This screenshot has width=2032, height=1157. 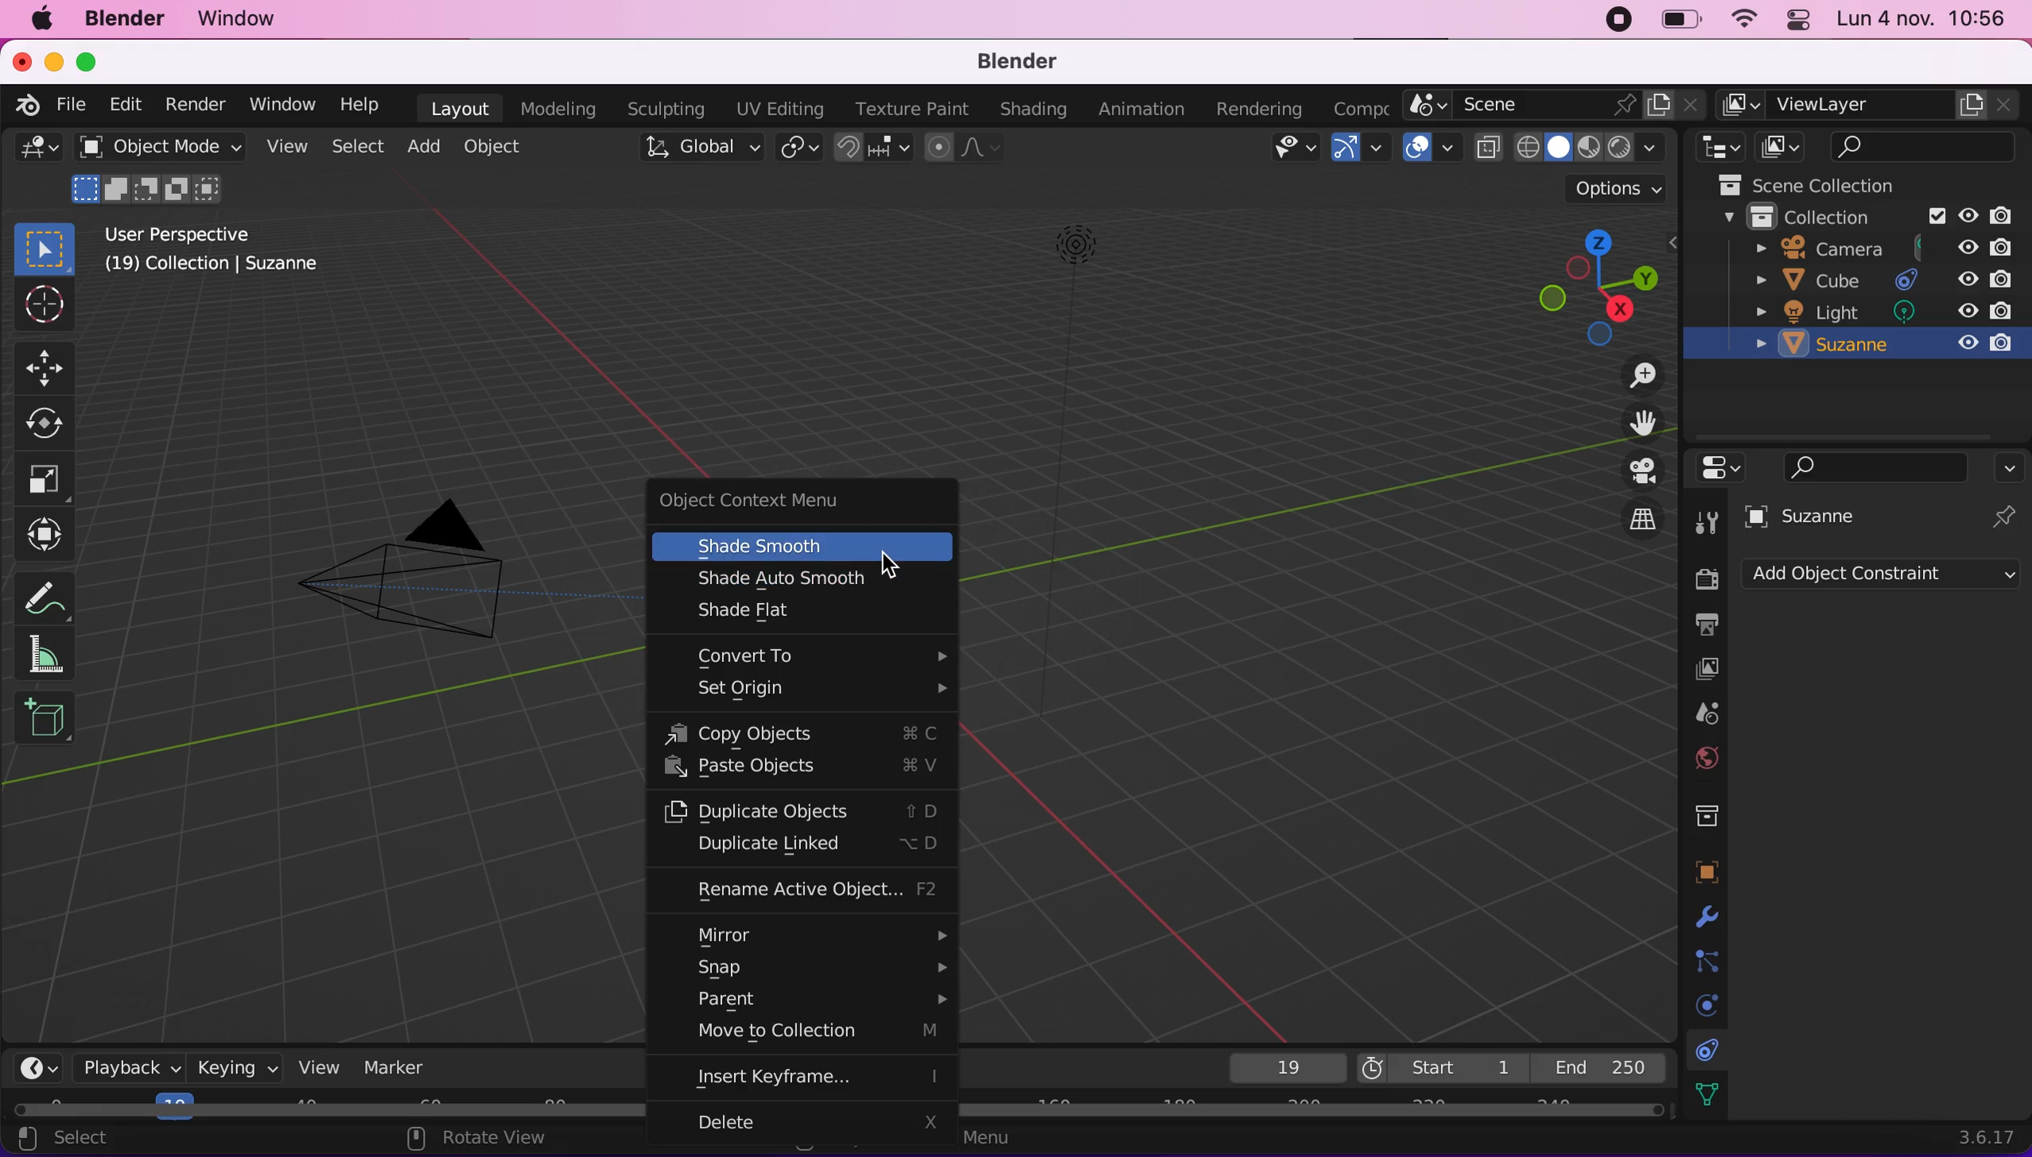 I want to click on constraints, so click(x=1708, y=1047).